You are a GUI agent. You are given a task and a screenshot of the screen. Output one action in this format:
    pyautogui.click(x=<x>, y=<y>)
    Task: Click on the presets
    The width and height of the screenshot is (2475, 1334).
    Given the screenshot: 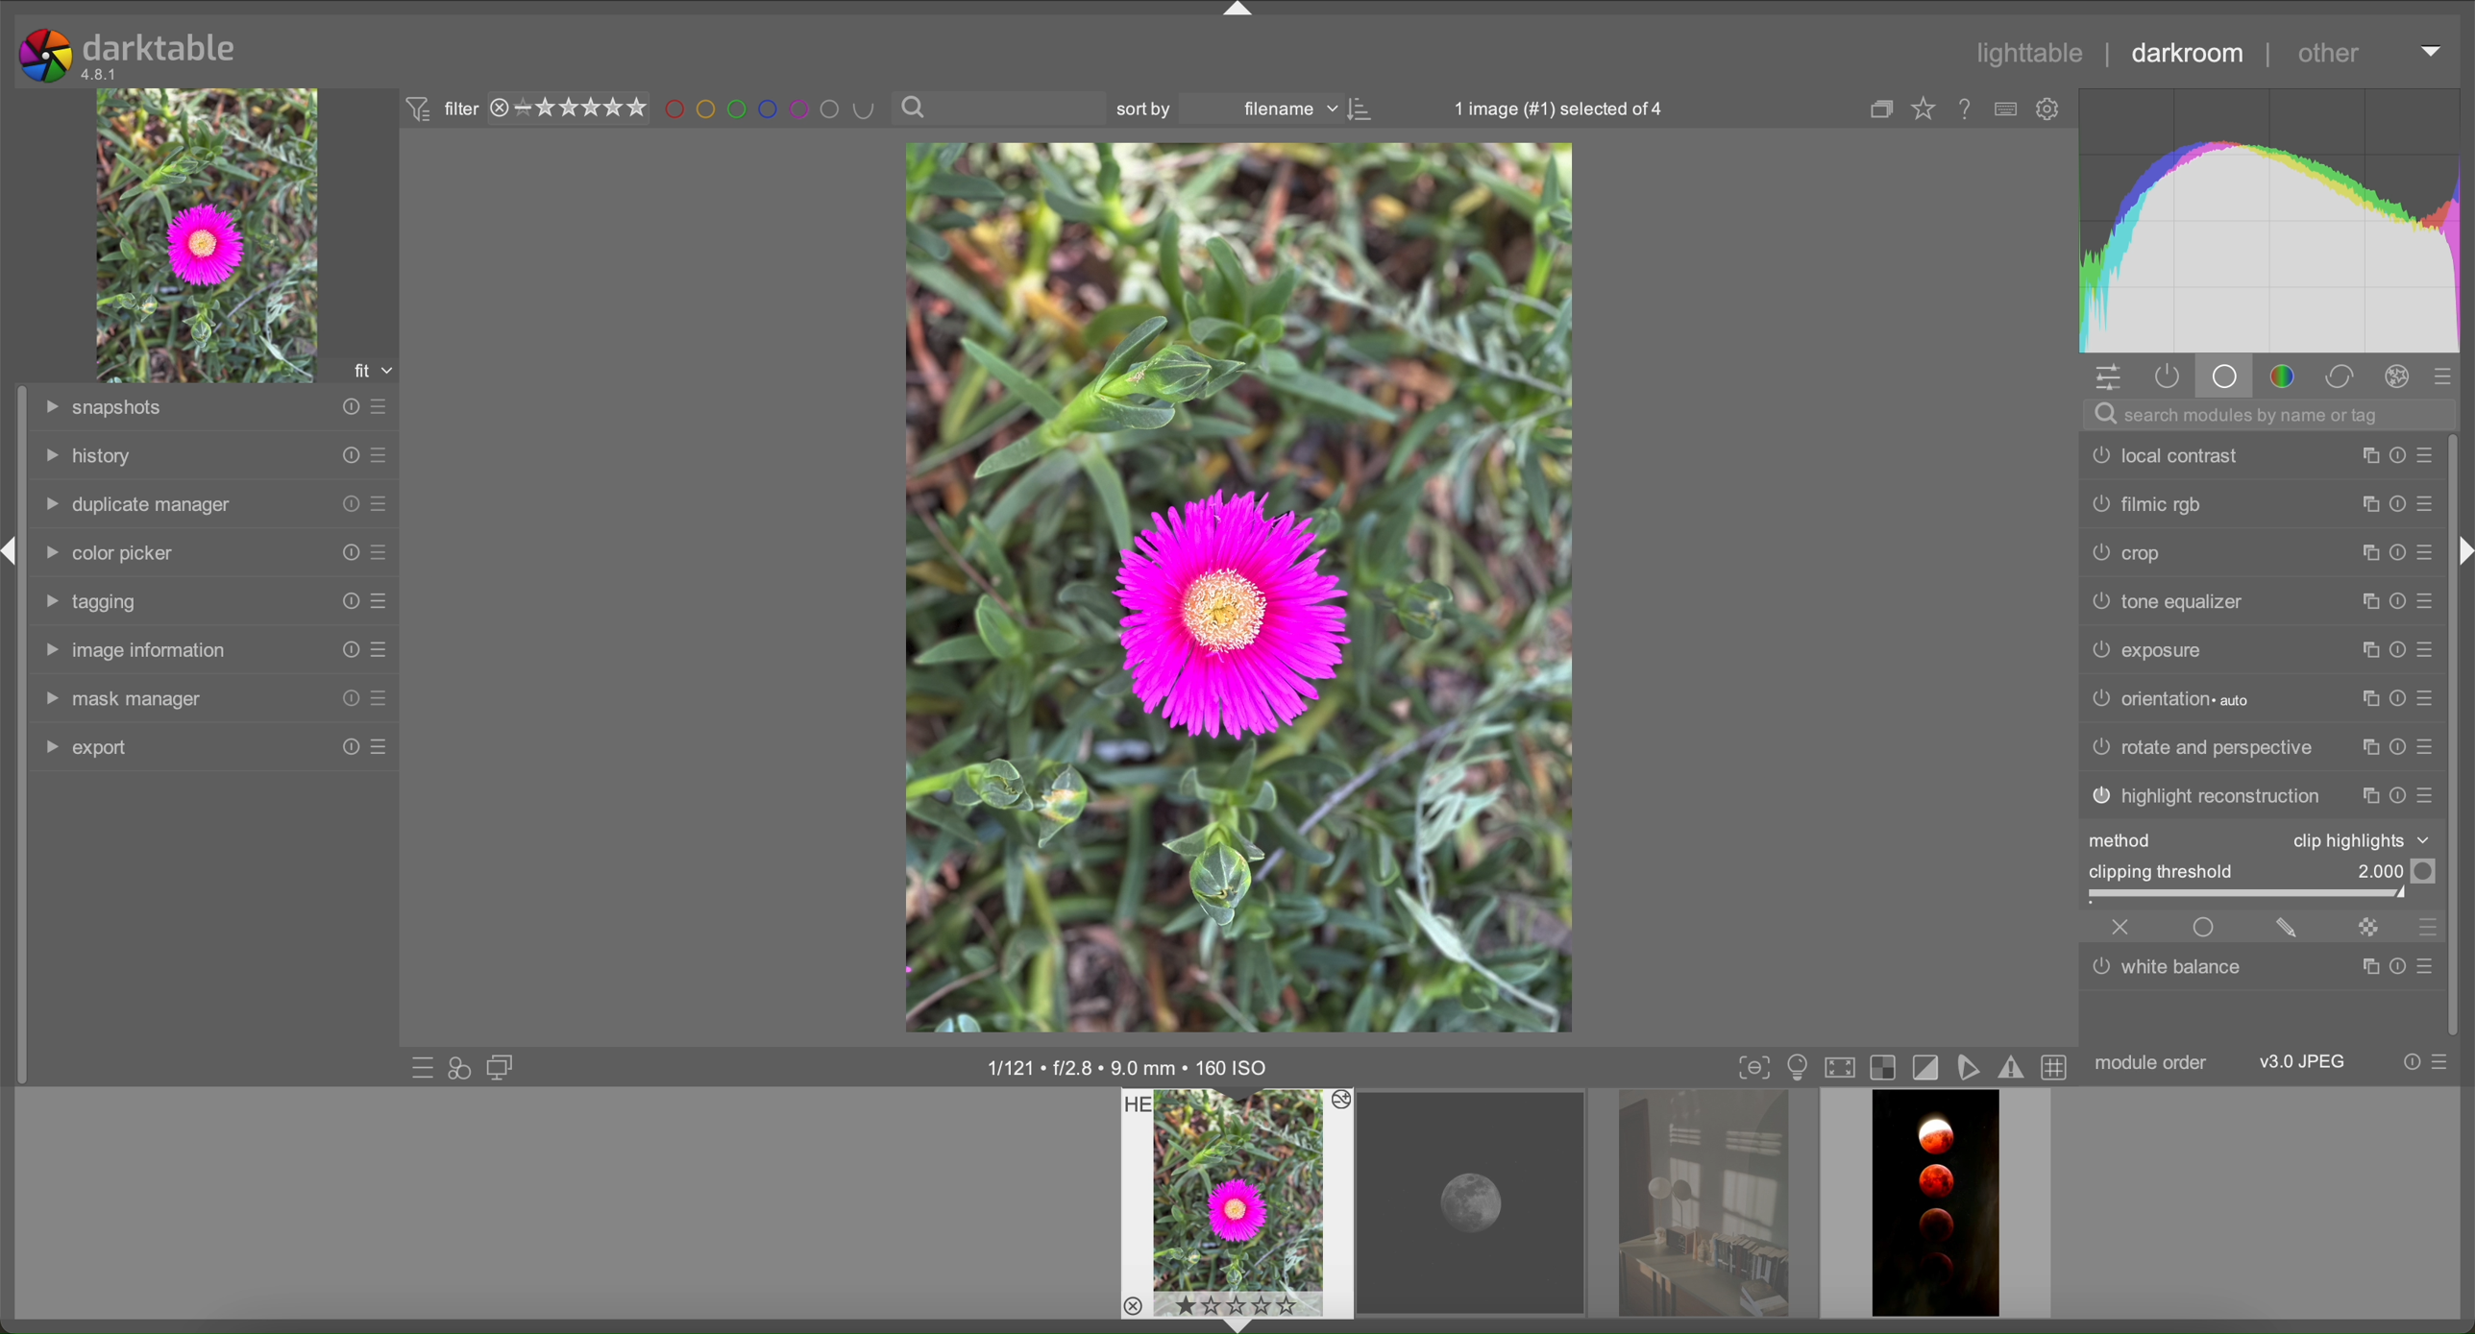 What is the action you would take?
    pyautogui.click(x=2428, y=601)
    